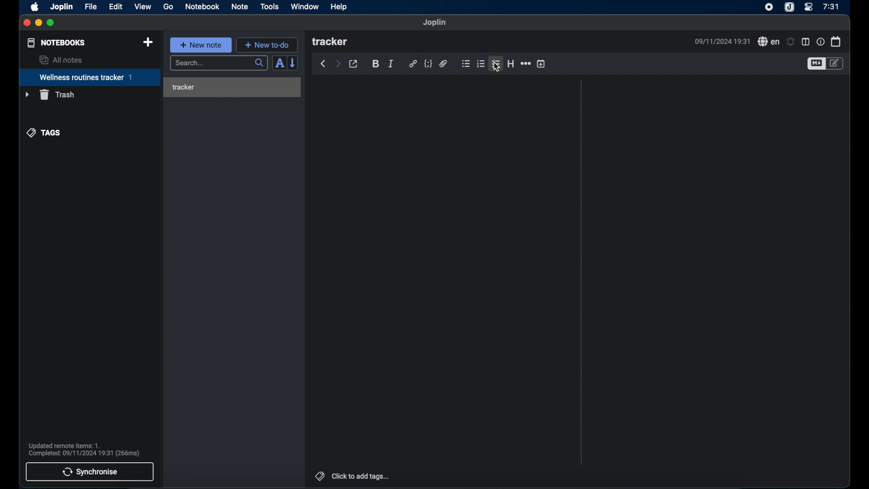 The image size is (869, 489). Describe the element at coordinates (767, 41) in the screenshot. I see `spell check` at that location.